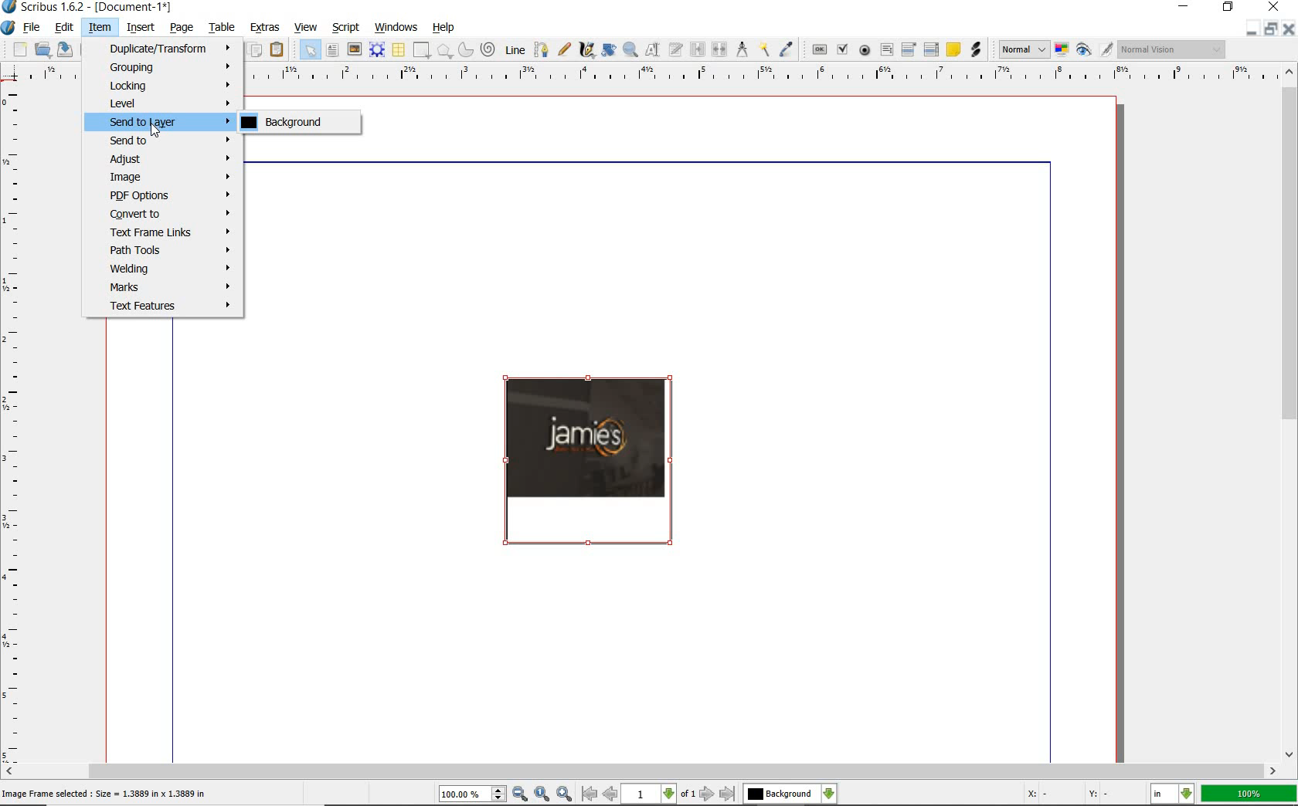 The width and height of the screenshot is (1298, 806). Describe the element at coordinates (1248, 29) in the screenshot. I see `Restore Down` at that location.